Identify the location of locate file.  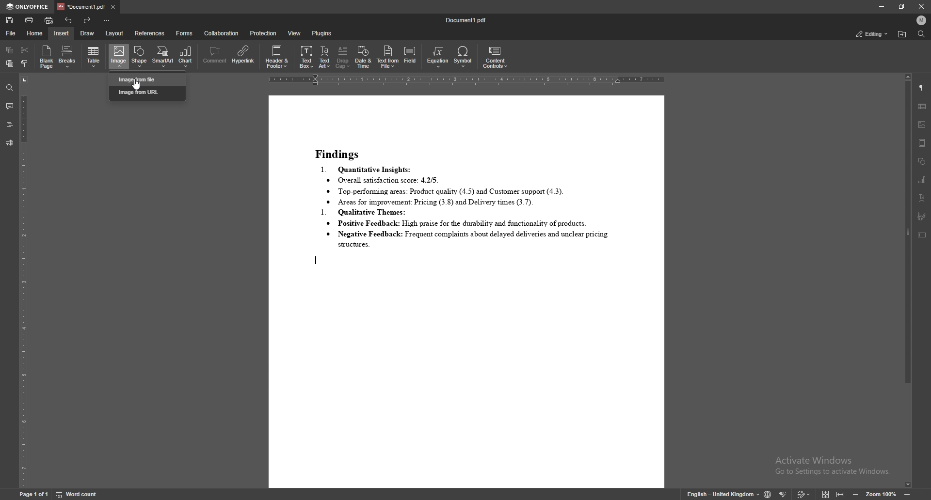
(902, 34).